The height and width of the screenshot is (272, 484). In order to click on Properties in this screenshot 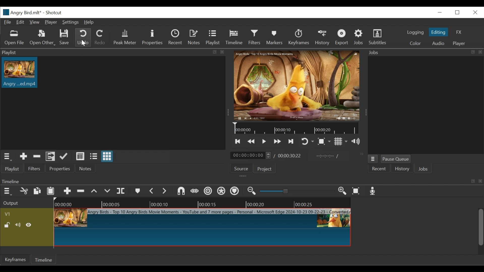, I will do `click(60, 168)`.